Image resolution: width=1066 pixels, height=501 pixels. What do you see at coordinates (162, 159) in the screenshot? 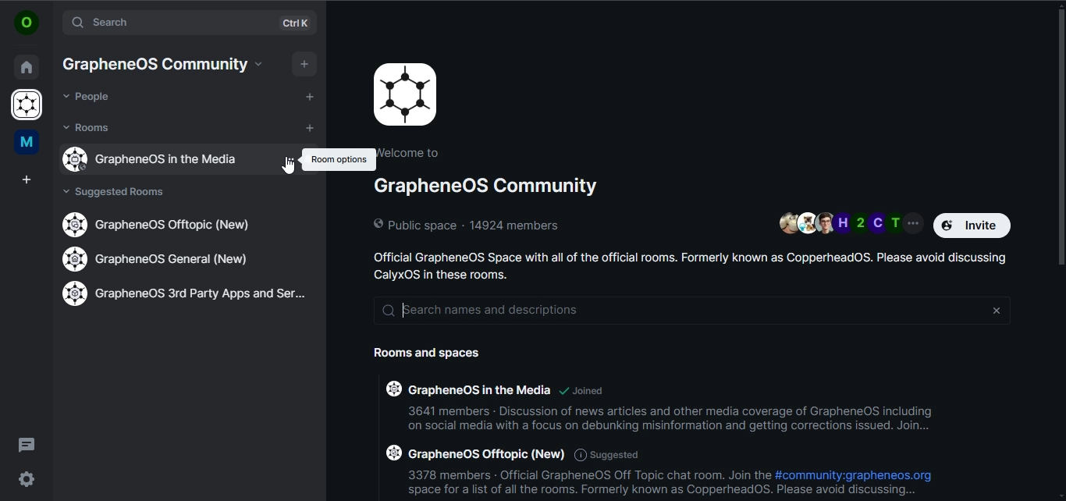
I see `grapheneOS in the media` at bounding box center [162, 159].